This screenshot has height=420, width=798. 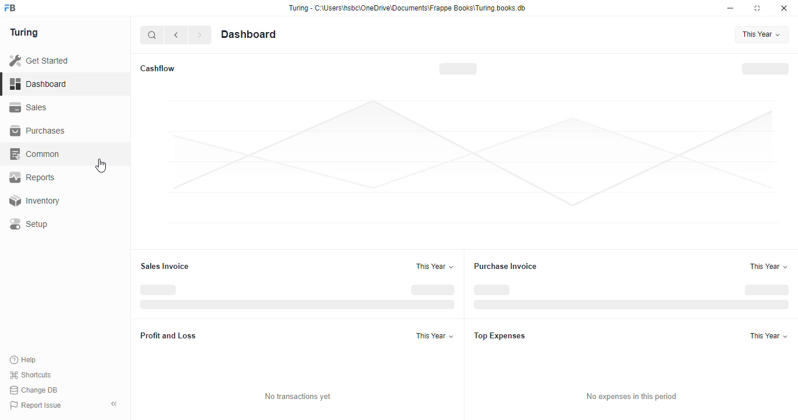 What do you see at coordinates (768, 266) in the screenshot?
I see `this year` at bounding box center [768, 266].